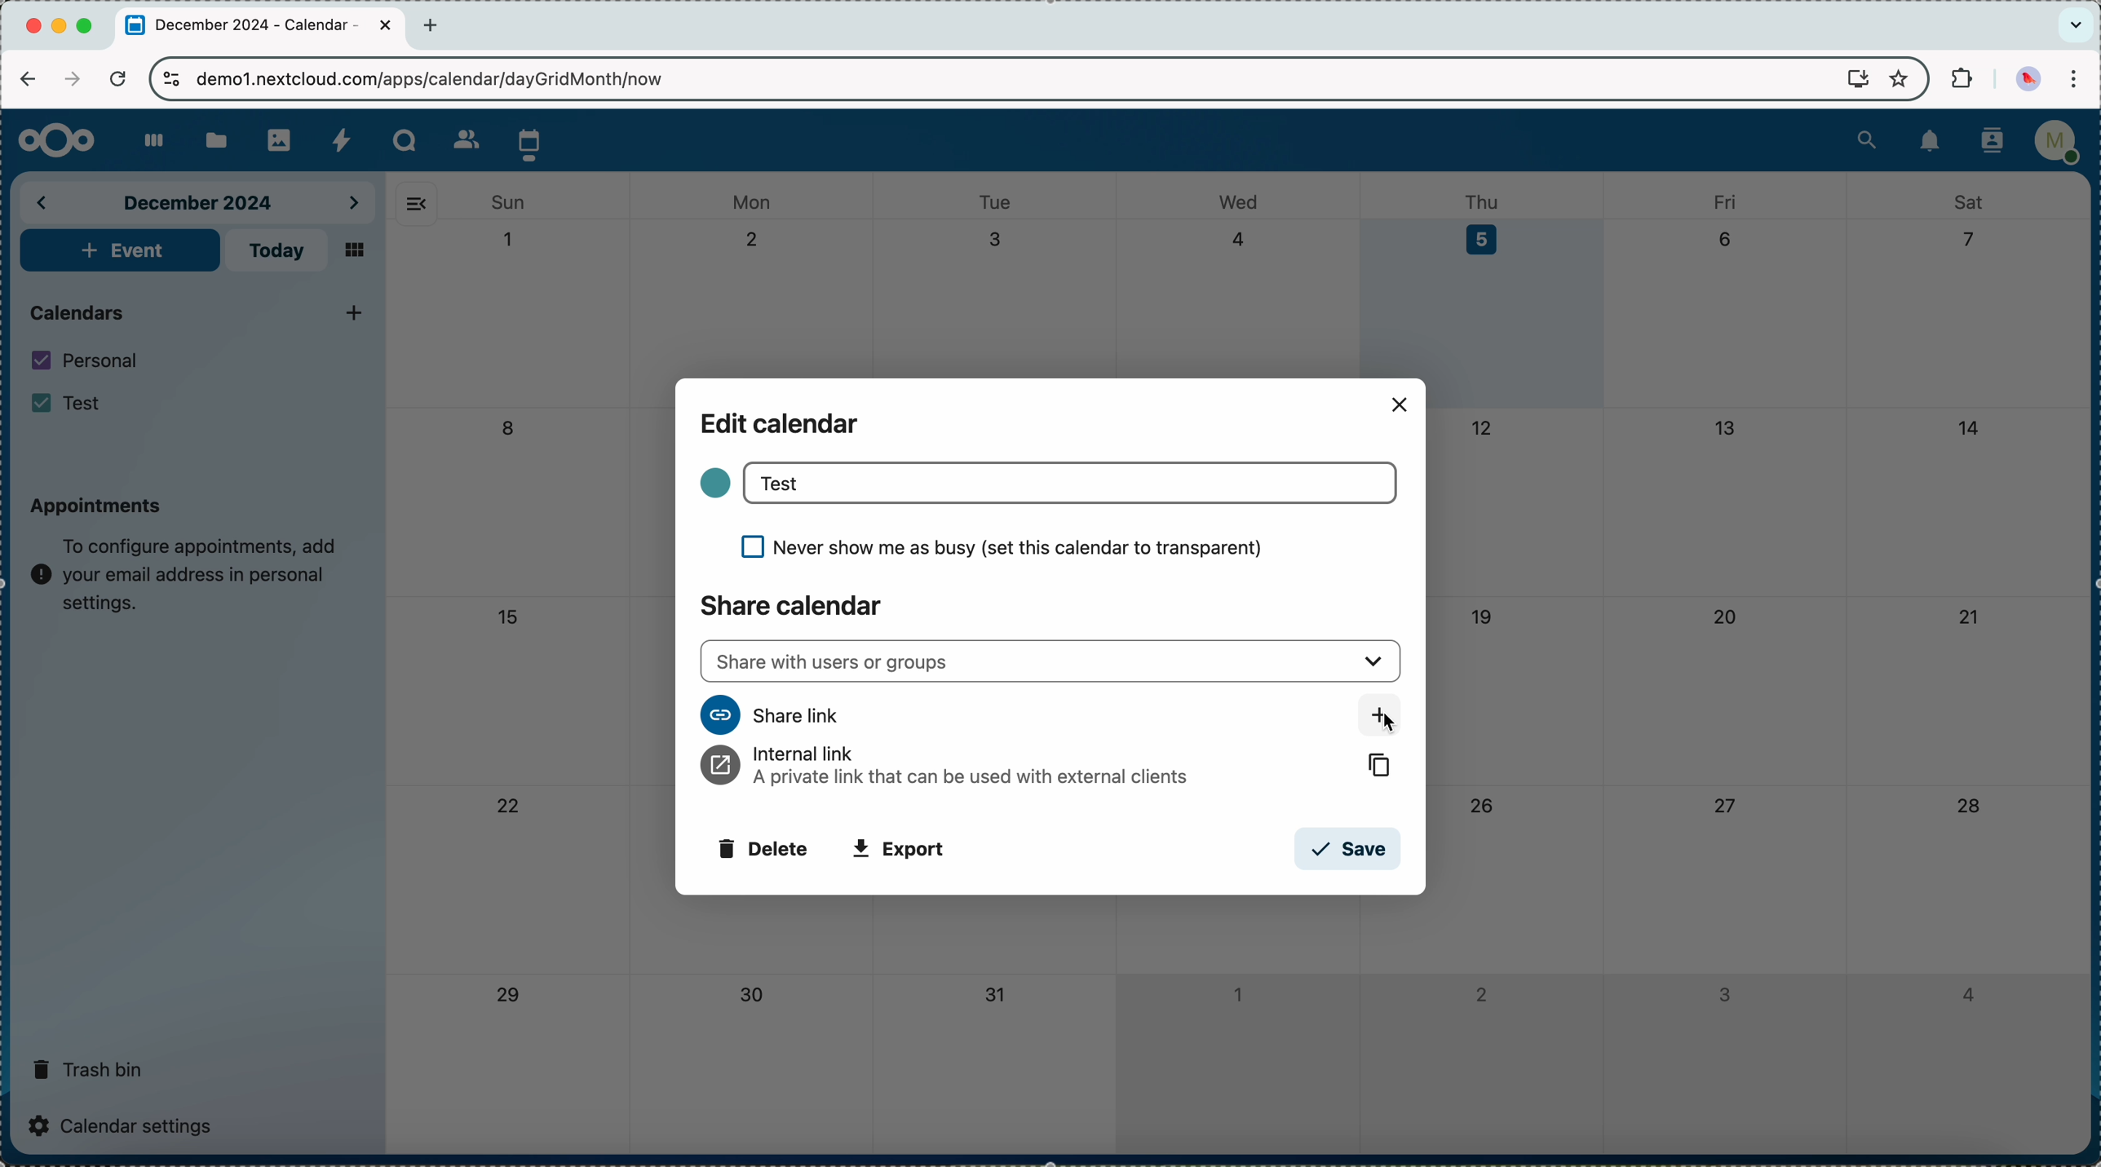 The image size is (2101, 1167). What do you see at coordinates (356, 252) in the screenshot?
I see `mosaic view` at bounding box center [356, 252].